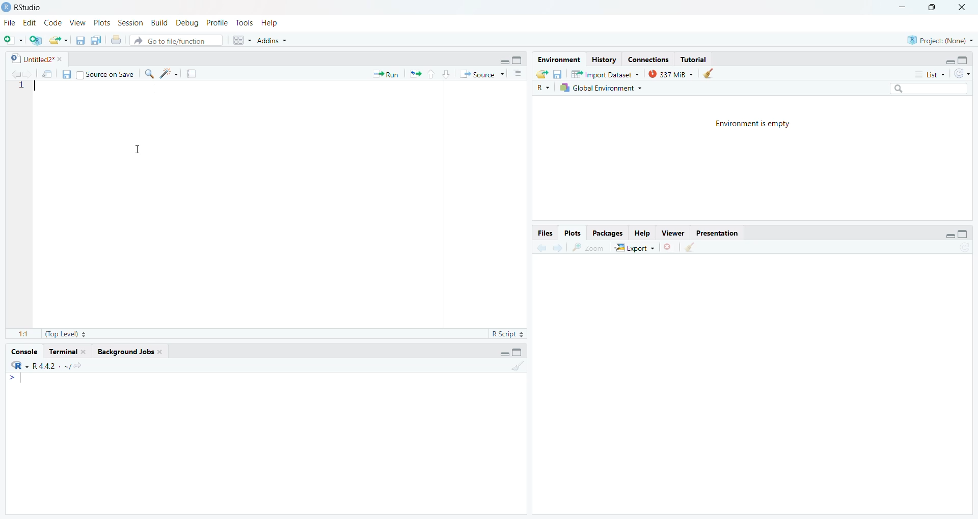  Describe the element at coordinates (9, 22) in the screenshot. I see `File` at that location.